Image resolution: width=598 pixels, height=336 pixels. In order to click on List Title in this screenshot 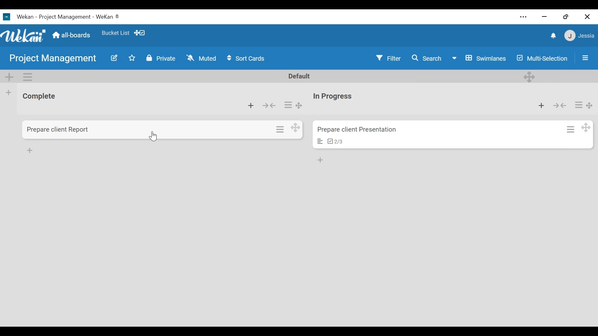, I will do `click(39, 96)`.